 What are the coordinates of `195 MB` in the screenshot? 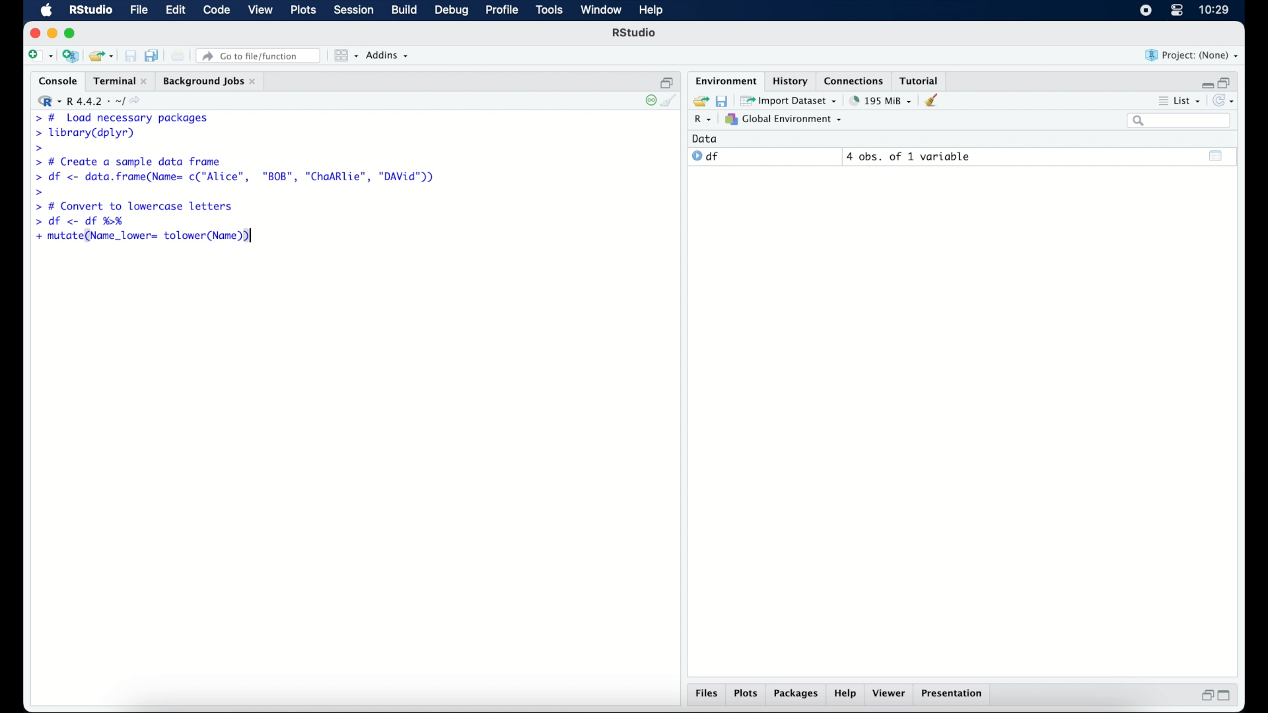 It's located at (880, 100).